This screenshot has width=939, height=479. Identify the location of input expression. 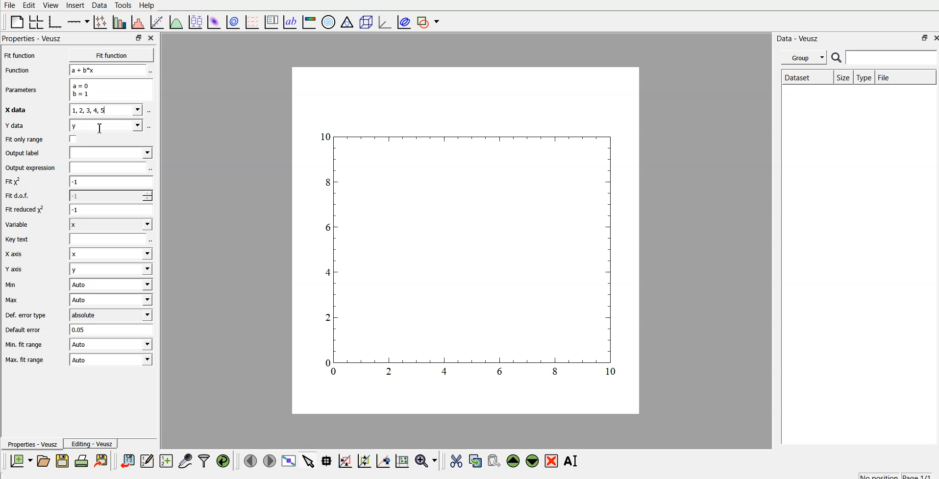
(111, 168).